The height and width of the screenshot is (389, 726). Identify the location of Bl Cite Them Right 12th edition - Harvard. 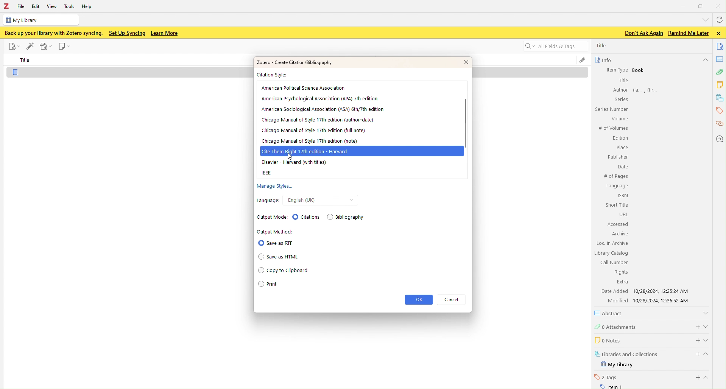
(309, 150).